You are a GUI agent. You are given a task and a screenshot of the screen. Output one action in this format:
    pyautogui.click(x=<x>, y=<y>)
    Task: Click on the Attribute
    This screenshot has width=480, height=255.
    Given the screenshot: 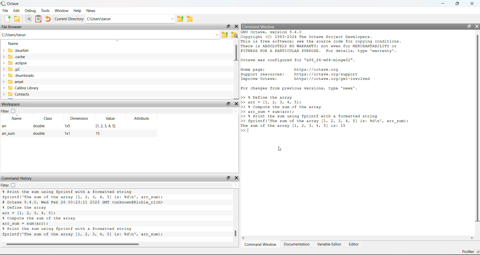 What is the action you would take?
    pyautogui.click(x=139, y=118)
    